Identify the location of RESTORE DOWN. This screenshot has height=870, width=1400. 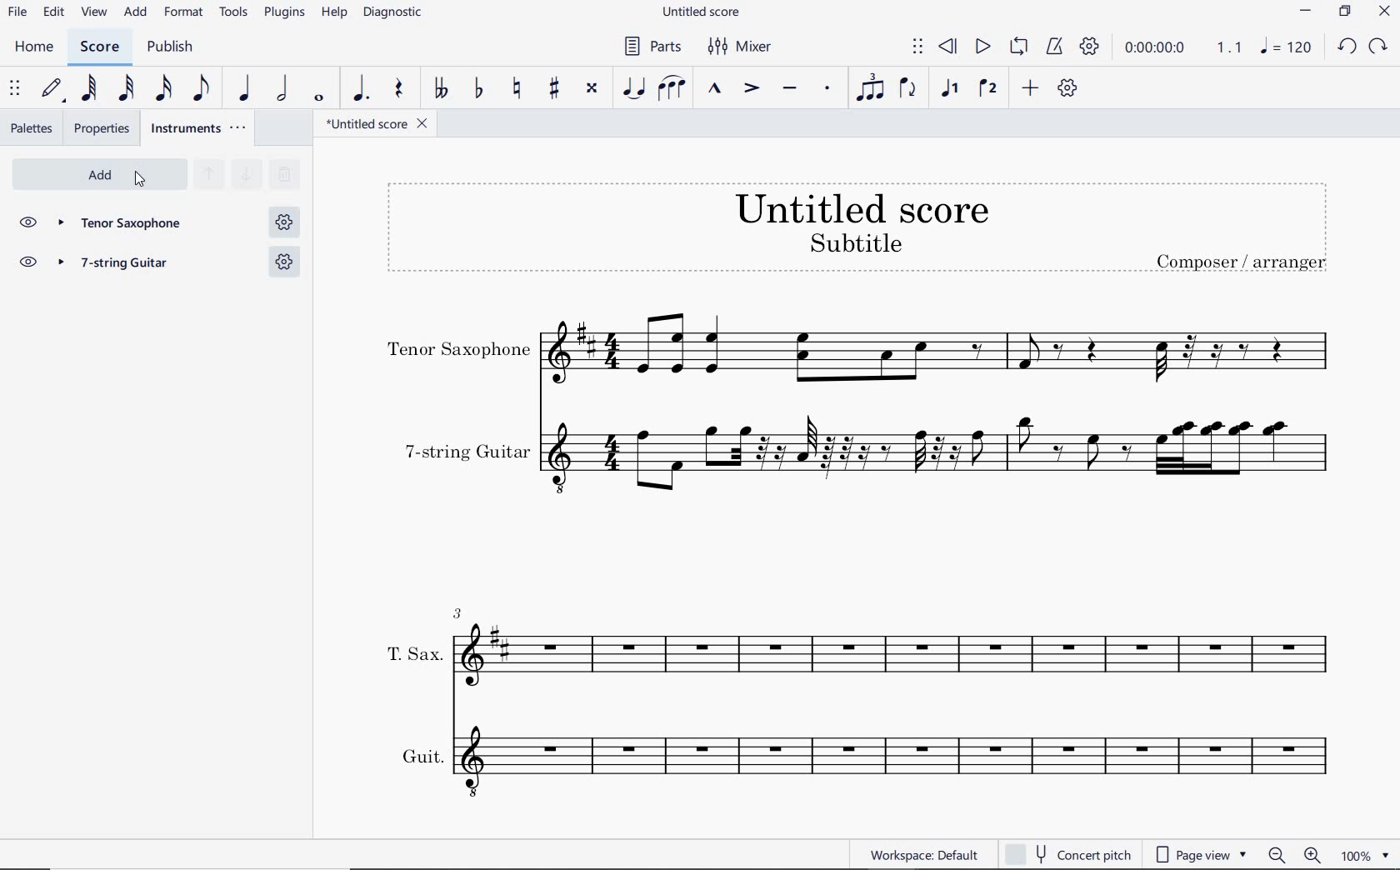
(1347, 12).